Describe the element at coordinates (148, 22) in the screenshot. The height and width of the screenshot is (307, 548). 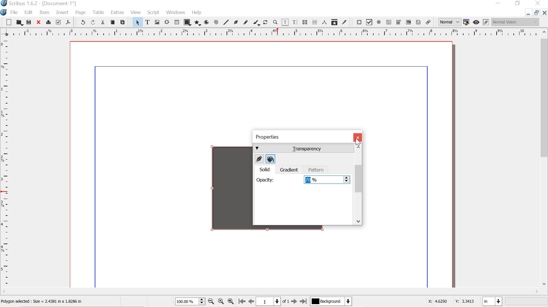
I see `text frame` at that location.